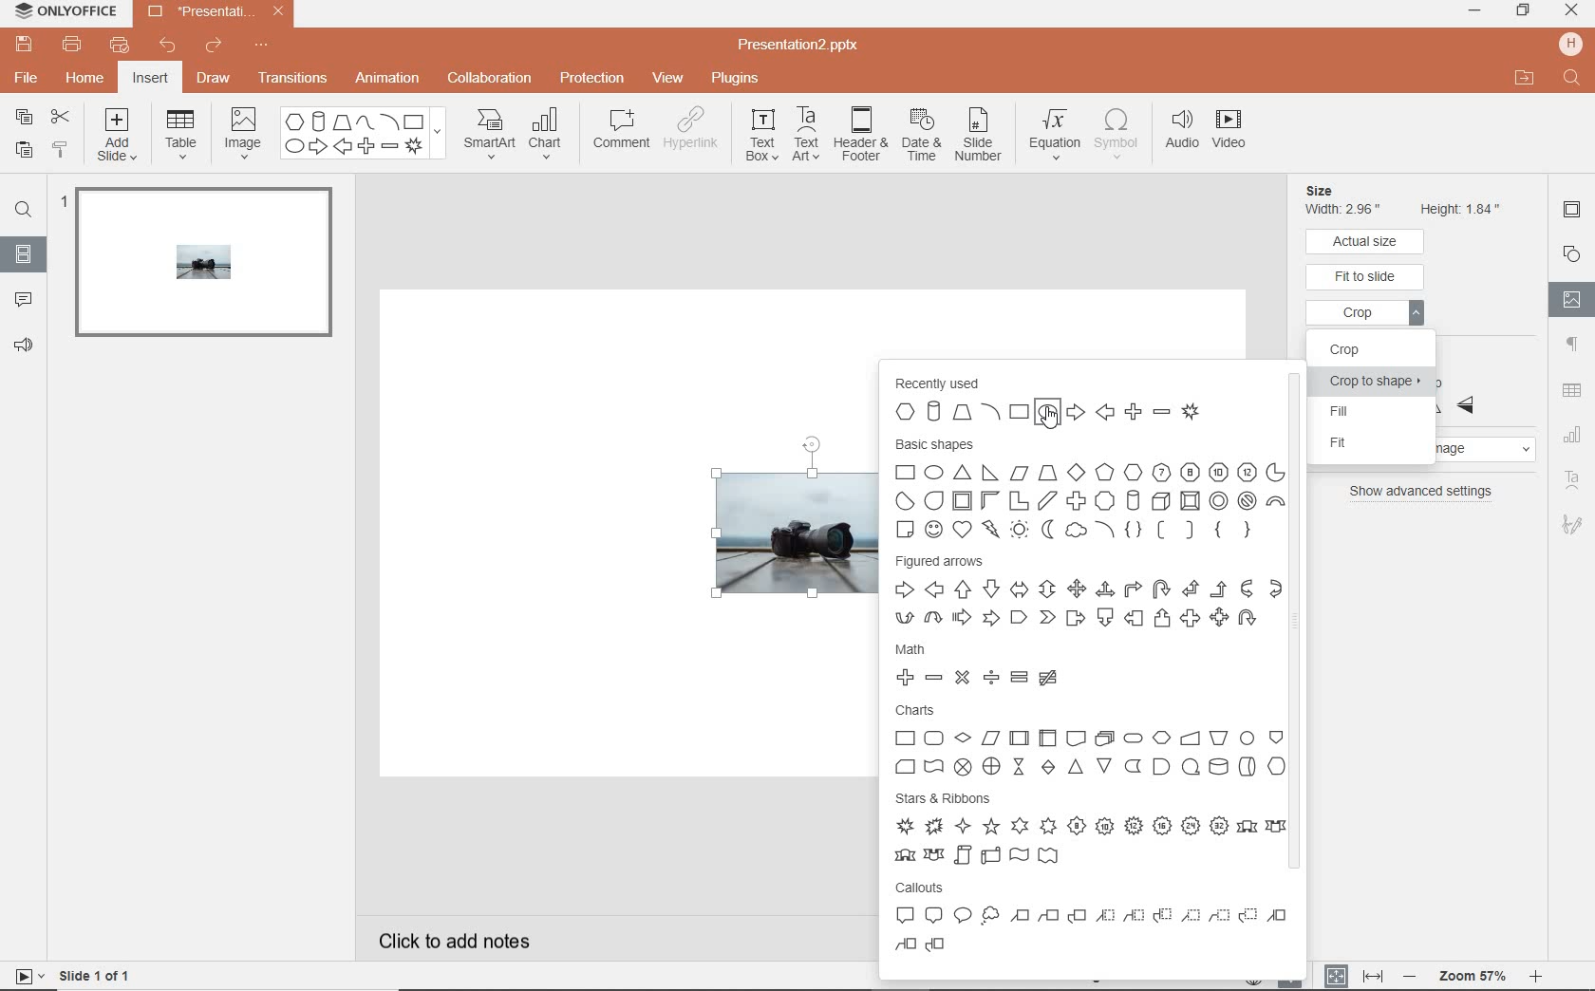  I want to click on save, so click(25, 45).